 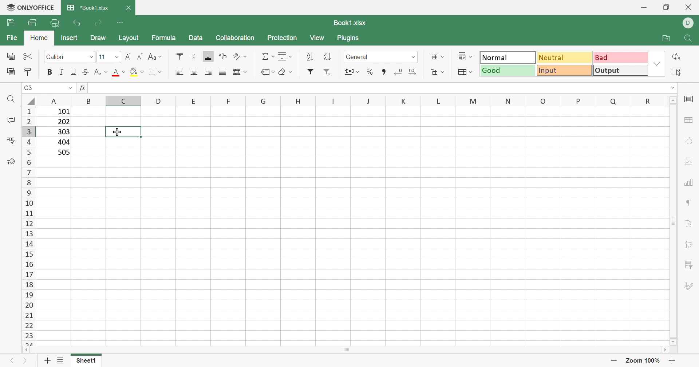 I want to click on Quick print, so click(x=56, y=23).